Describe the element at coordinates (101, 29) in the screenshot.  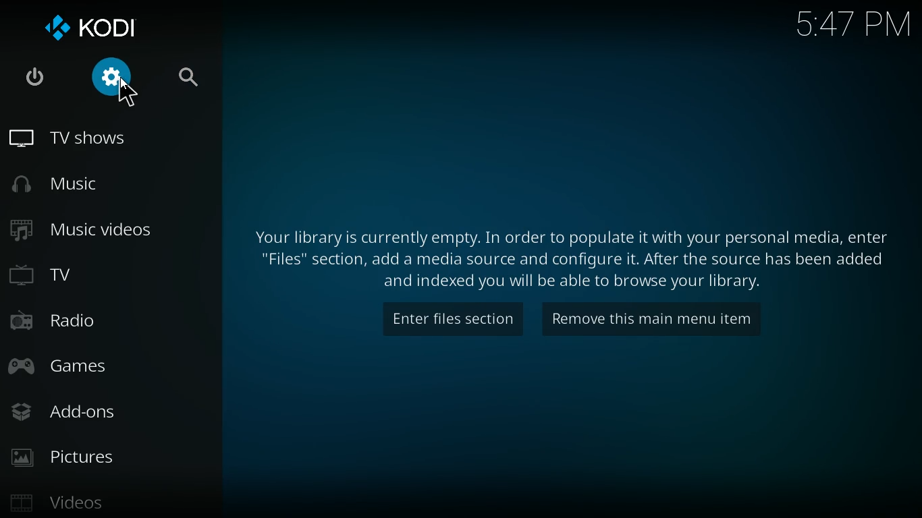
I see `kodi logo` at that location.